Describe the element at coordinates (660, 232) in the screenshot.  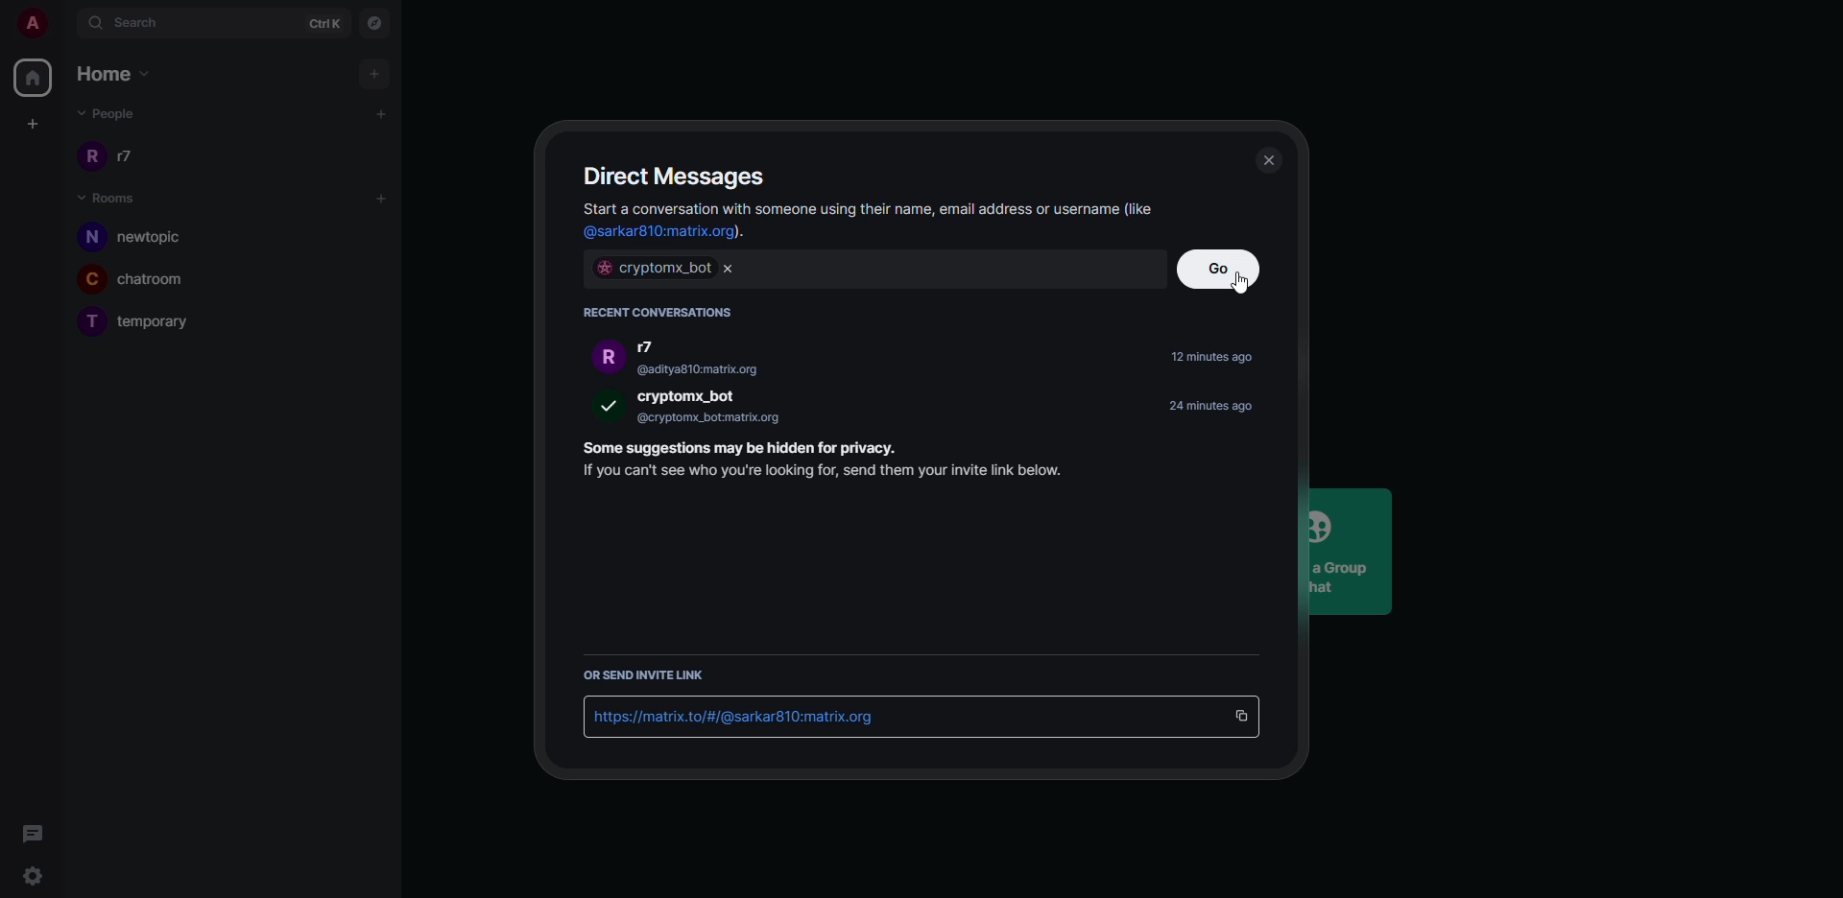
I see `id` at that location.